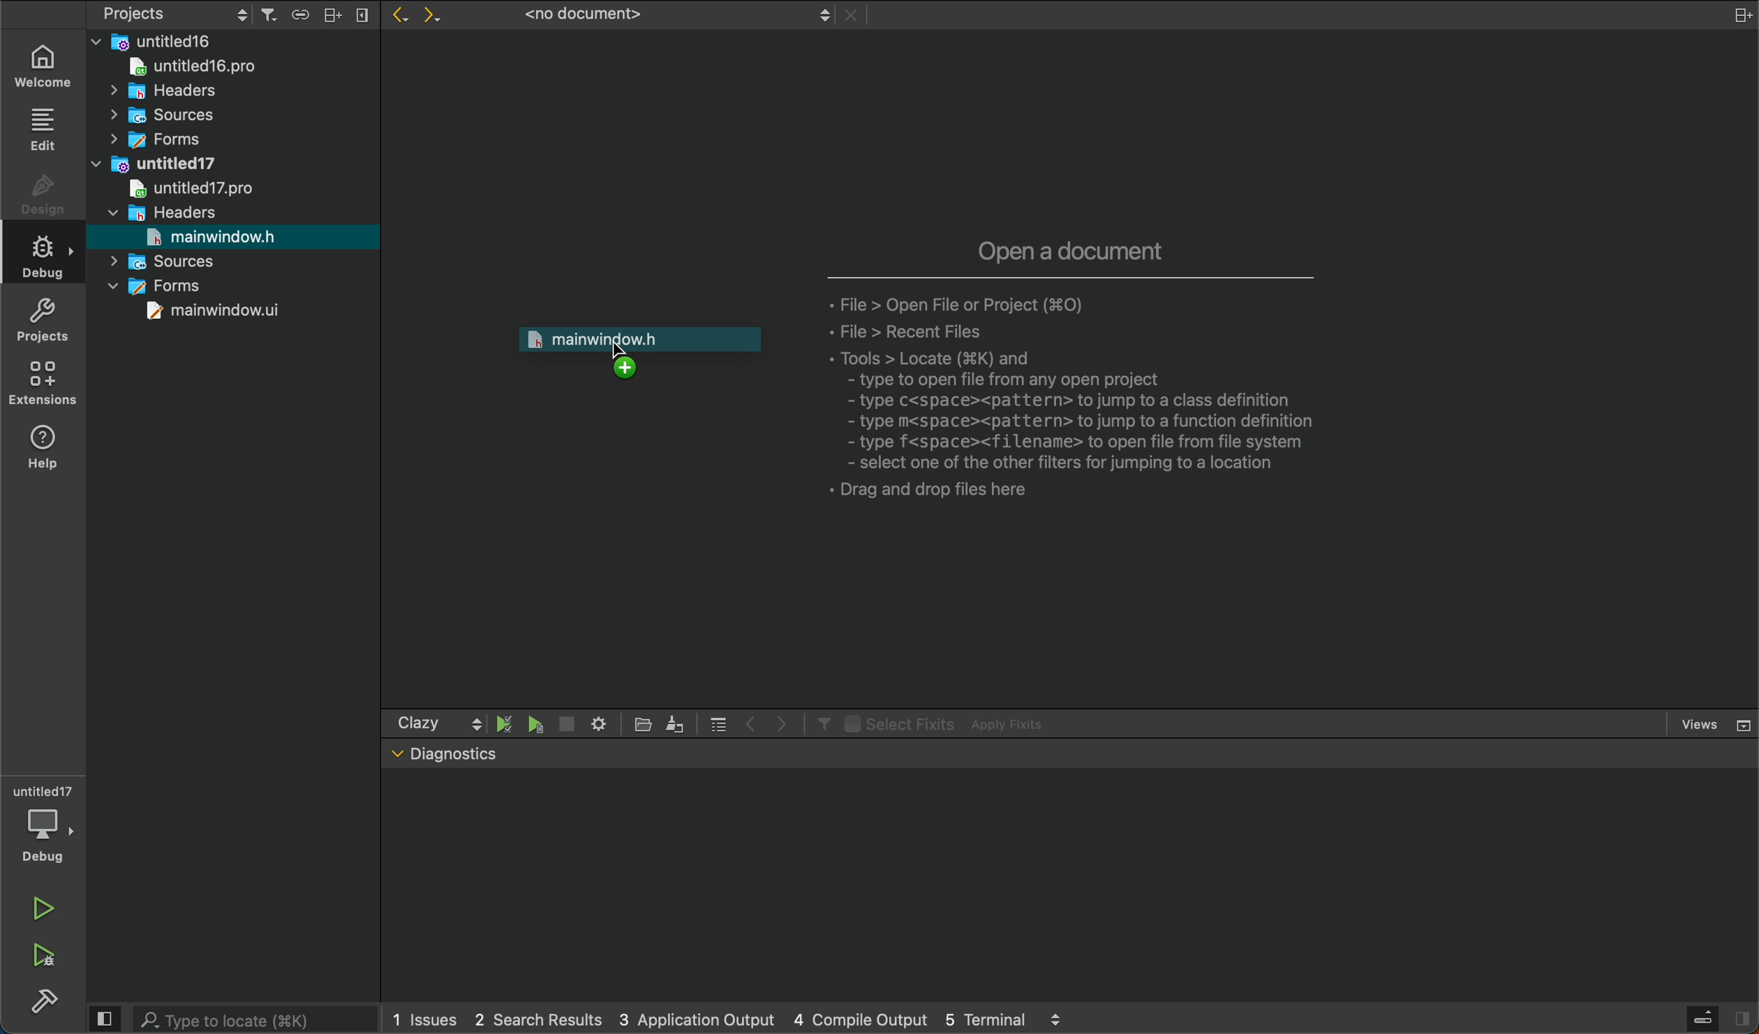 The height and width of the screenshot is (1034, 1759). What do you see at coordinates (1057, 1019) in the screenshot?
I see `Logs` at bounding box center [1057, 1019].